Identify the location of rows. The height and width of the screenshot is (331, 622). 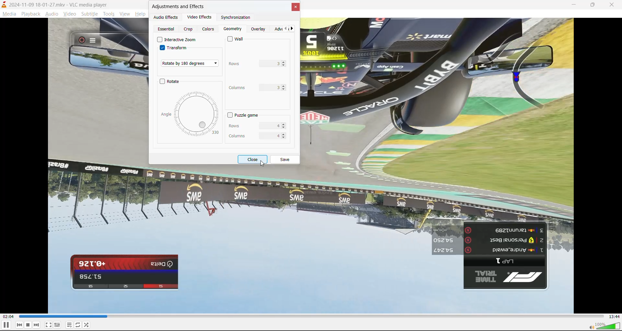
(250, 125).